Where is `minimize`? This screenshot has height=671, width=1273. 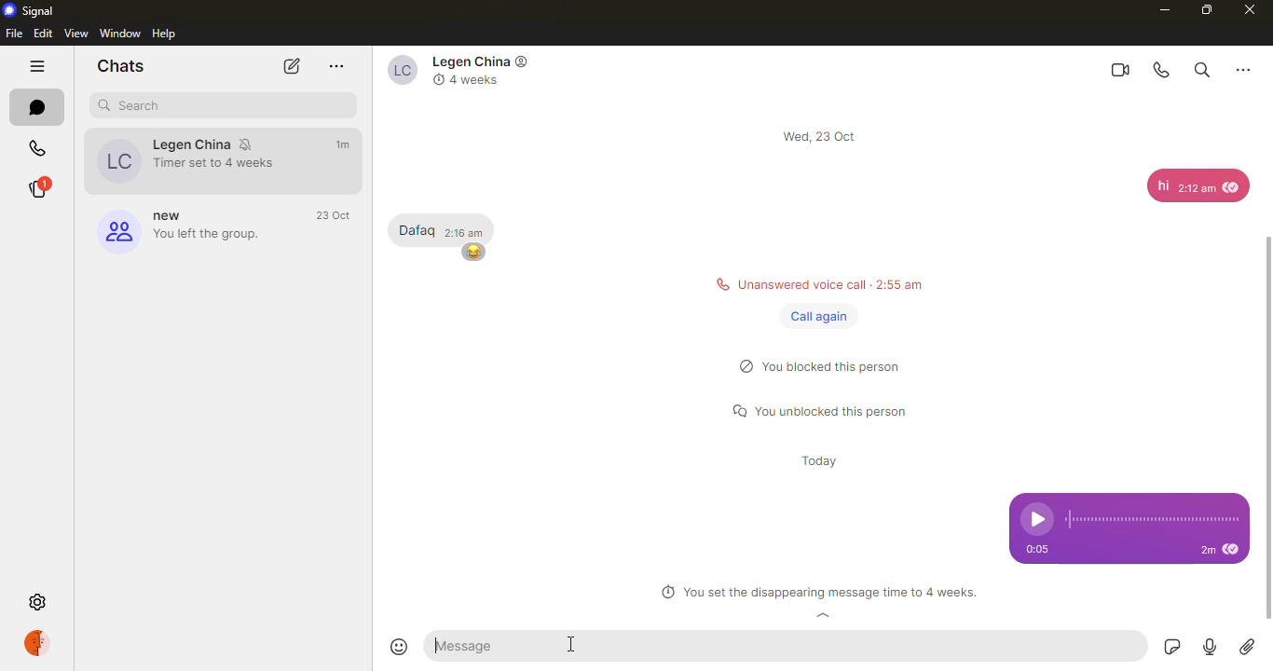 minimize is located at coordinates (1159, 9).